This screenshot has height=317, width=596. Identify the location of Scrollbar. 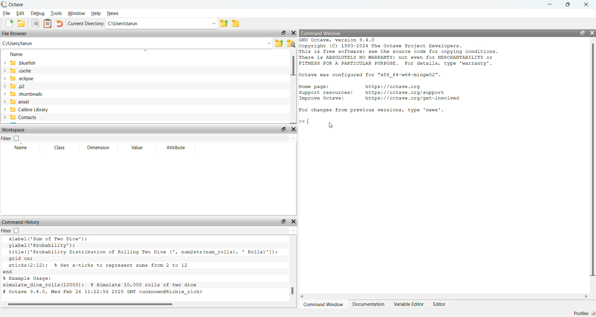
(592, 159).